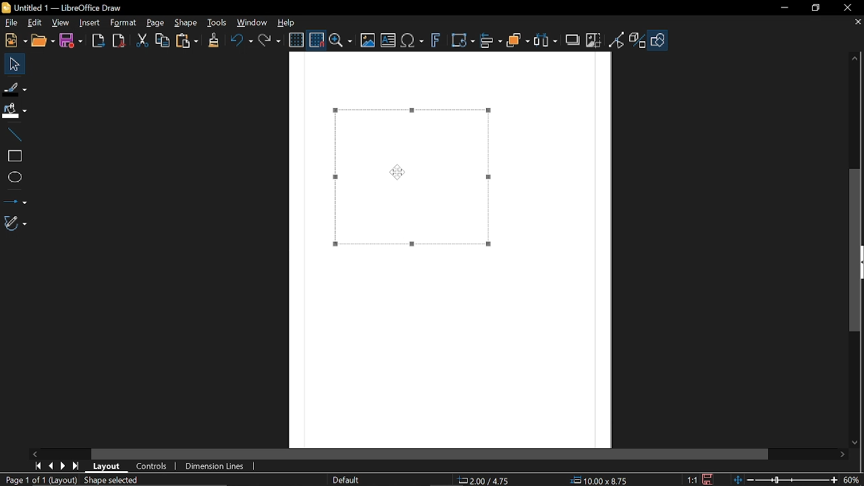 Image resolution: width=864 pixels, height=486 pixels. I want to click on Shape, so click(186, 24).